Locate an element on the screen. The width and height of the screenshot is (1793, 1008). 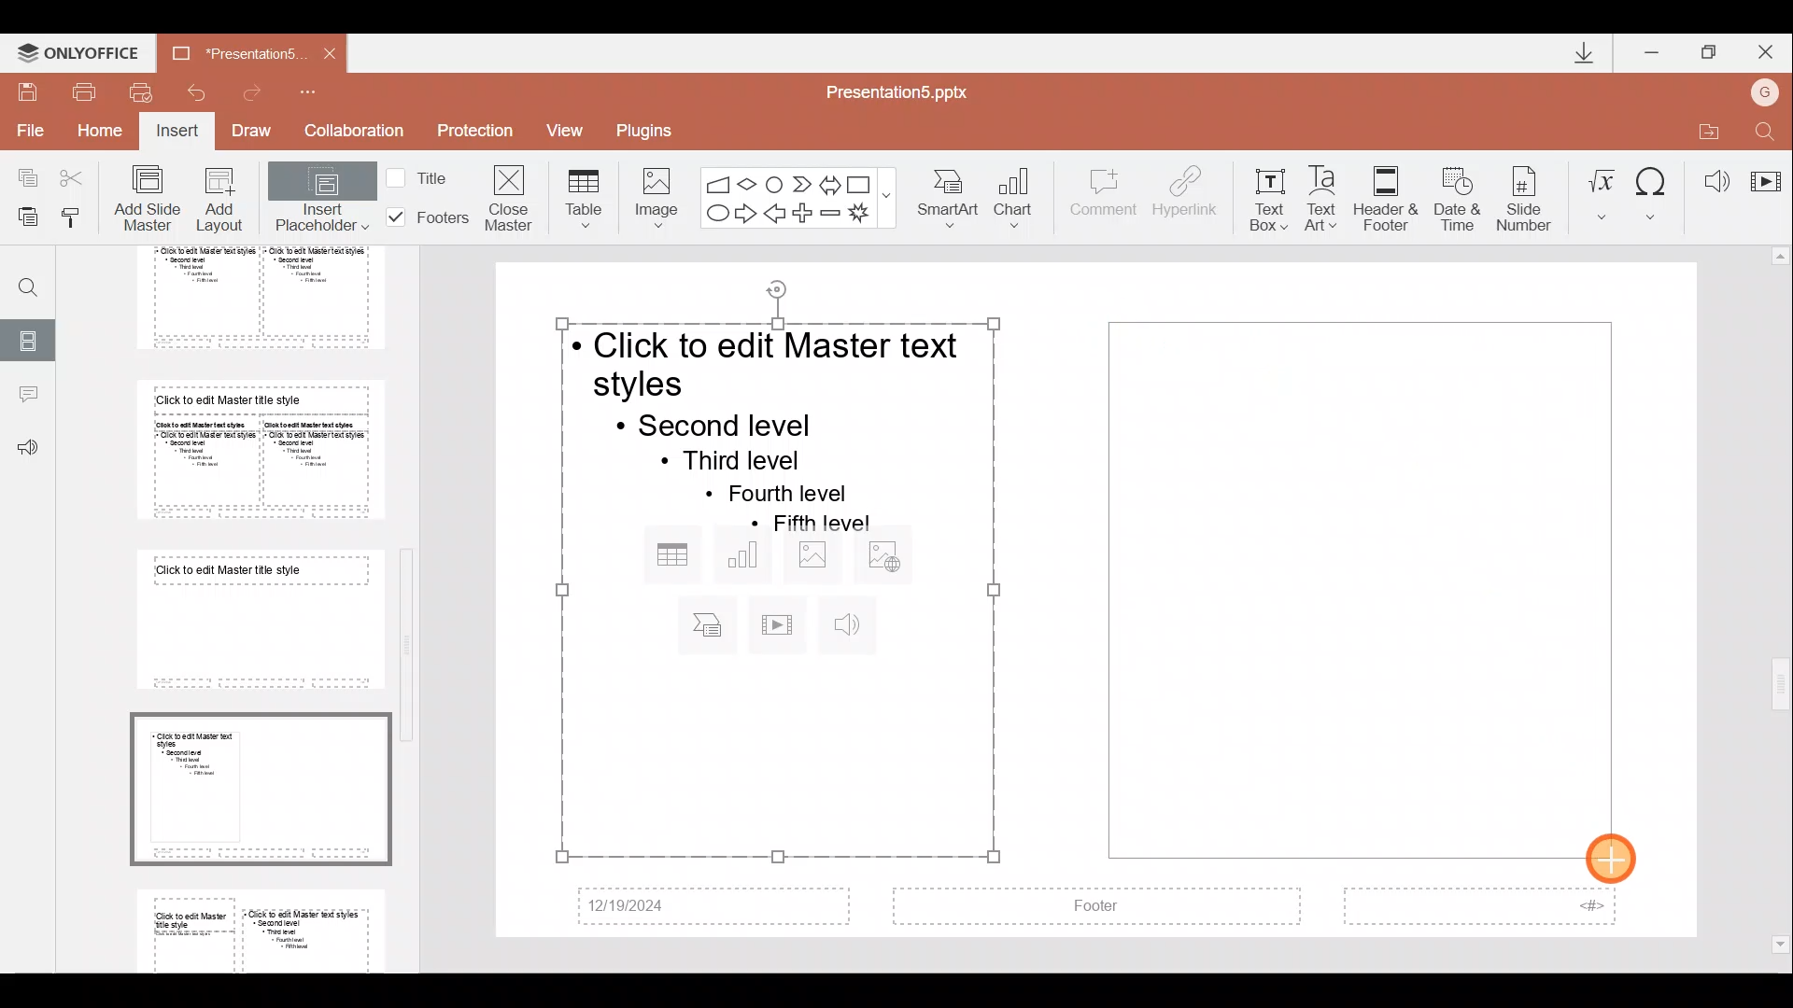
Scroll bar is located at coordinates (411, 597).